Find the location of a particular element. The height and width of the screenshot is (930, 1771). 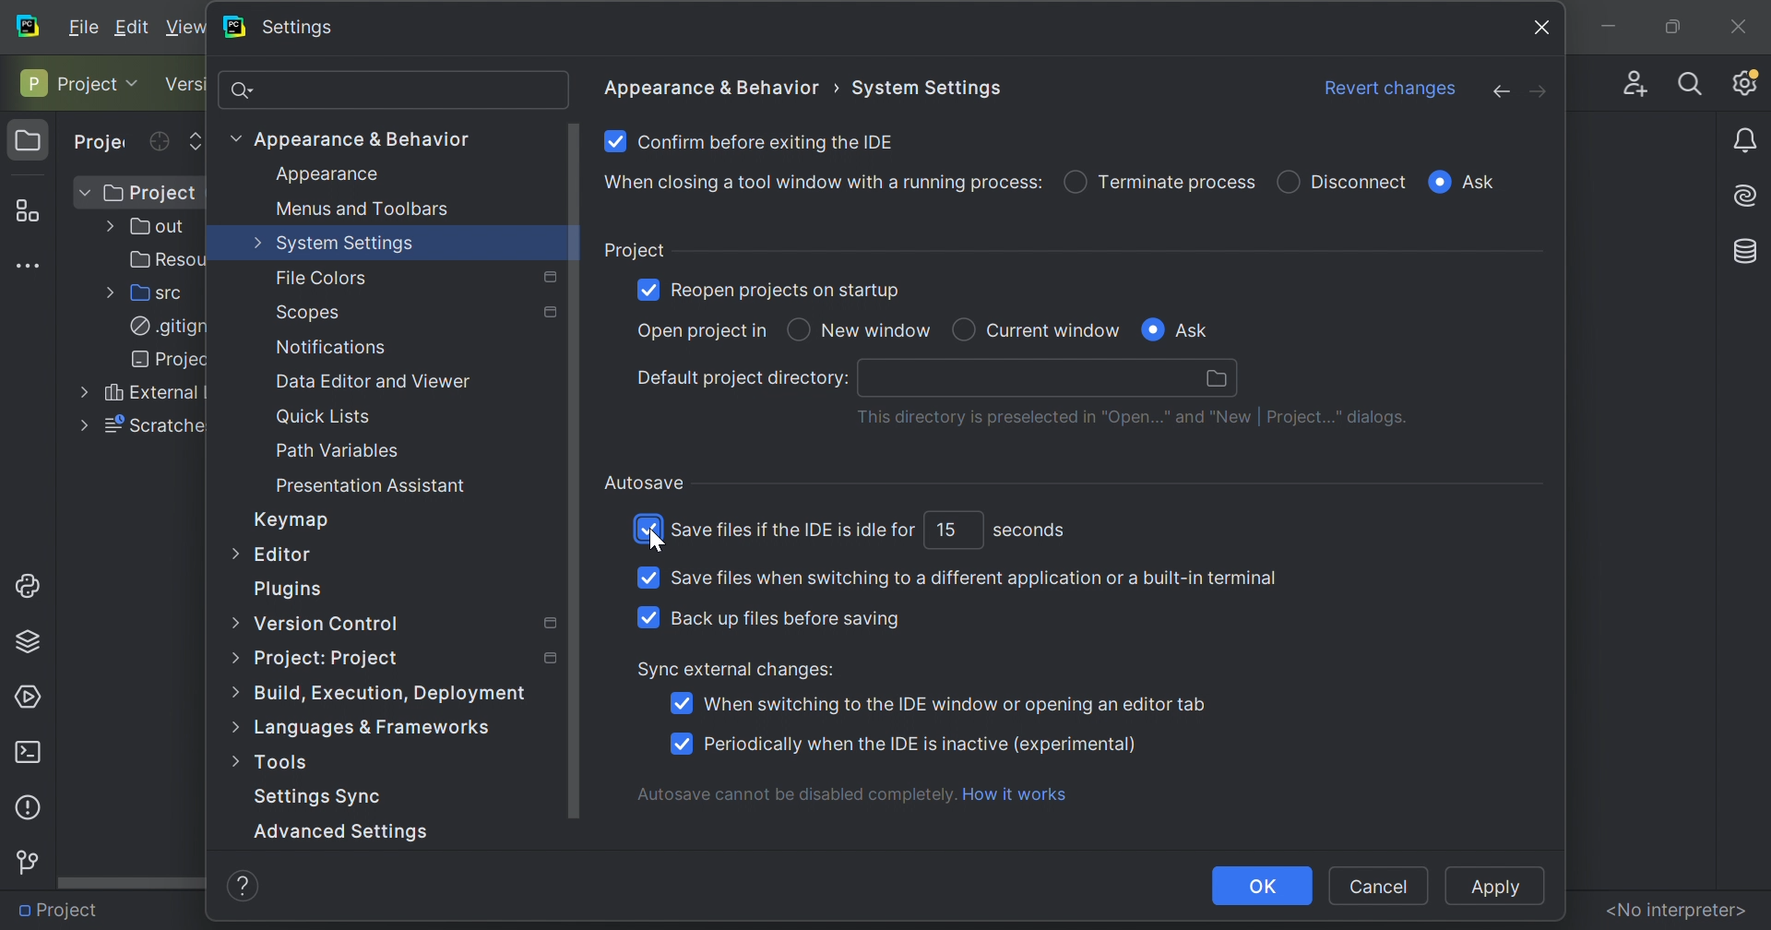

Settings Sync is located at coordinates (320, 797).